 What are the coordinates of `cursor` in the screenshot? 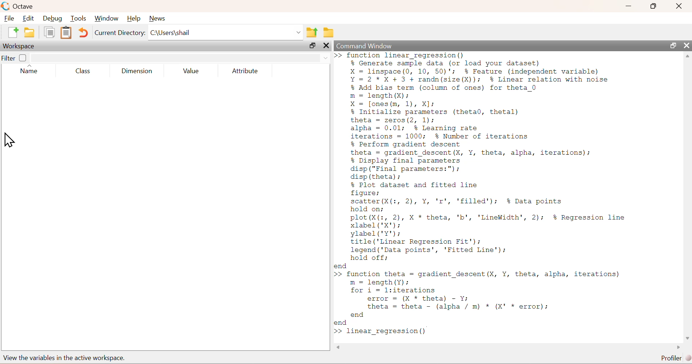 It's located at (10, 140).